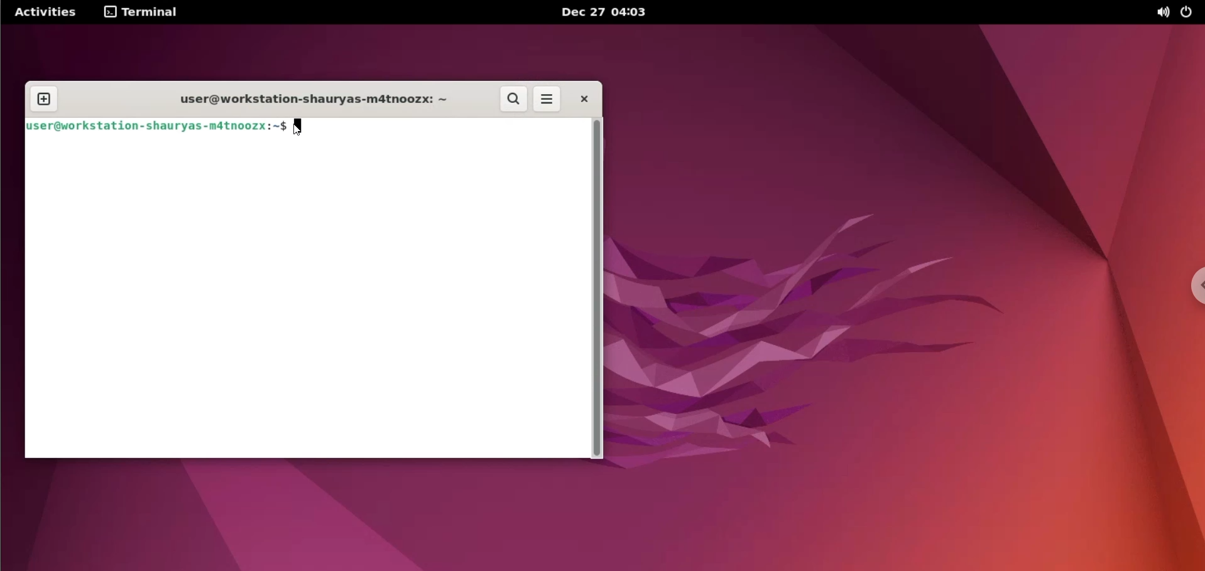 The image size is (1205, 571). I want to click on user@workstation-shauryas-m4tnoozx:-, so click(303, 97).